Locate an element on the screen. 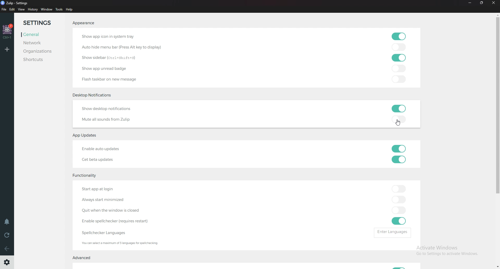  Quit when windows is closed is located at coordinates (110, 210).